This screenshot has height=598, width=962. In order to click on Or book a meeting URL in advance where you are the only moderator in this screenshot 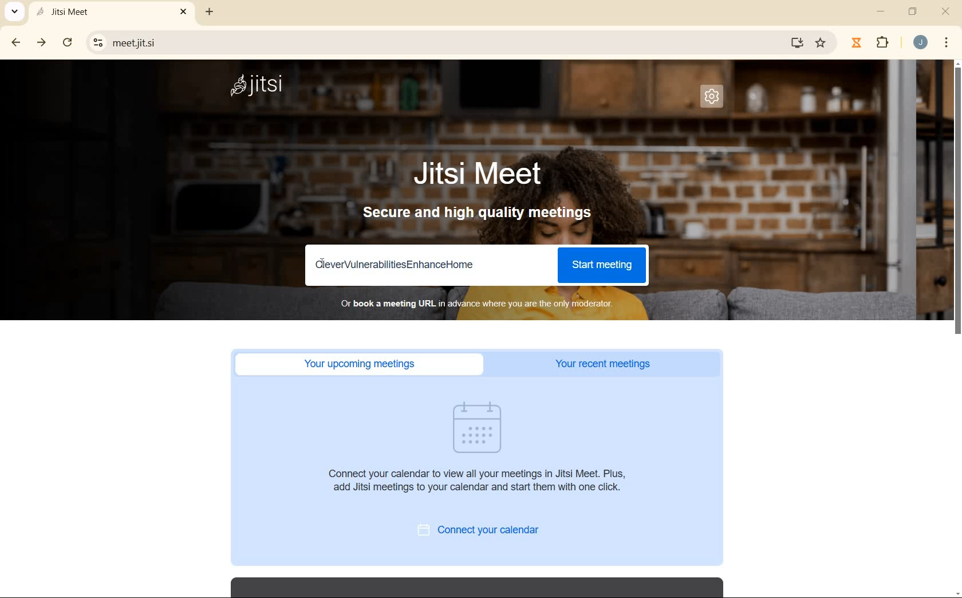, I will do `click(481, 305)`.